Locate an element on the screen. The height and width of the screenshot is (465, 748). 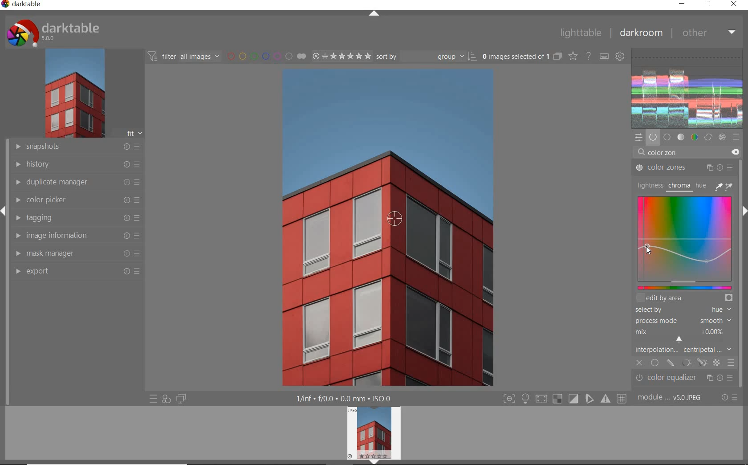
guides overlay is located at coordinates (589, 399).